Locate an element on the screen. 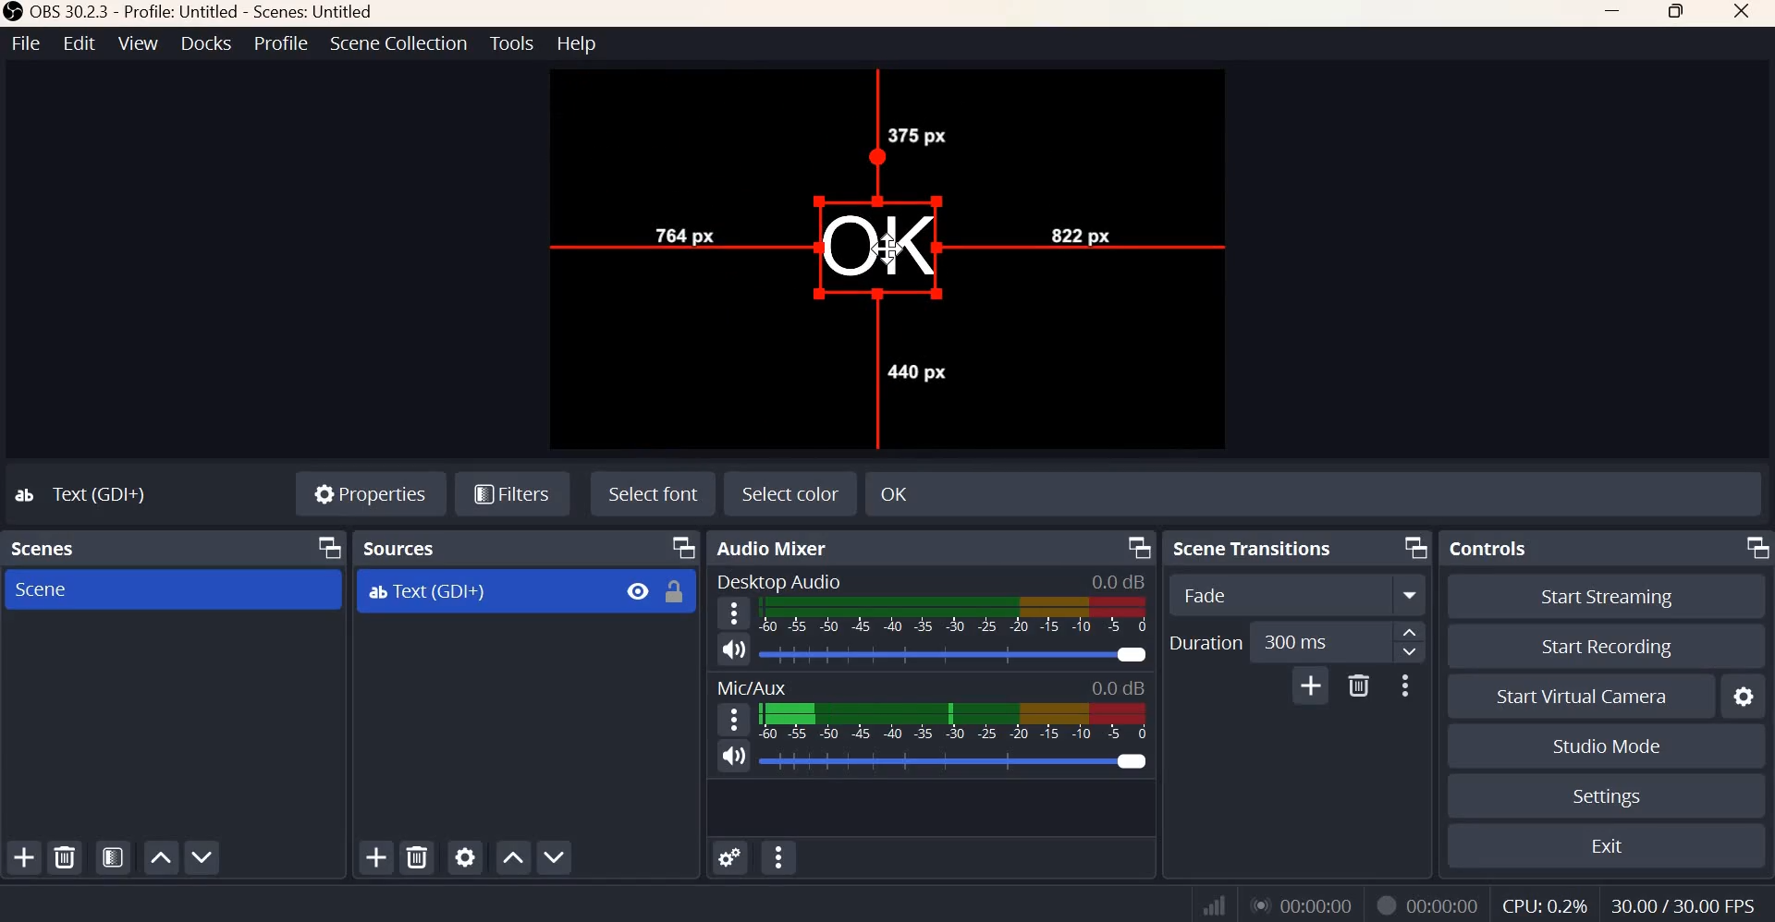  Sources is located at coordinates (403, 548).